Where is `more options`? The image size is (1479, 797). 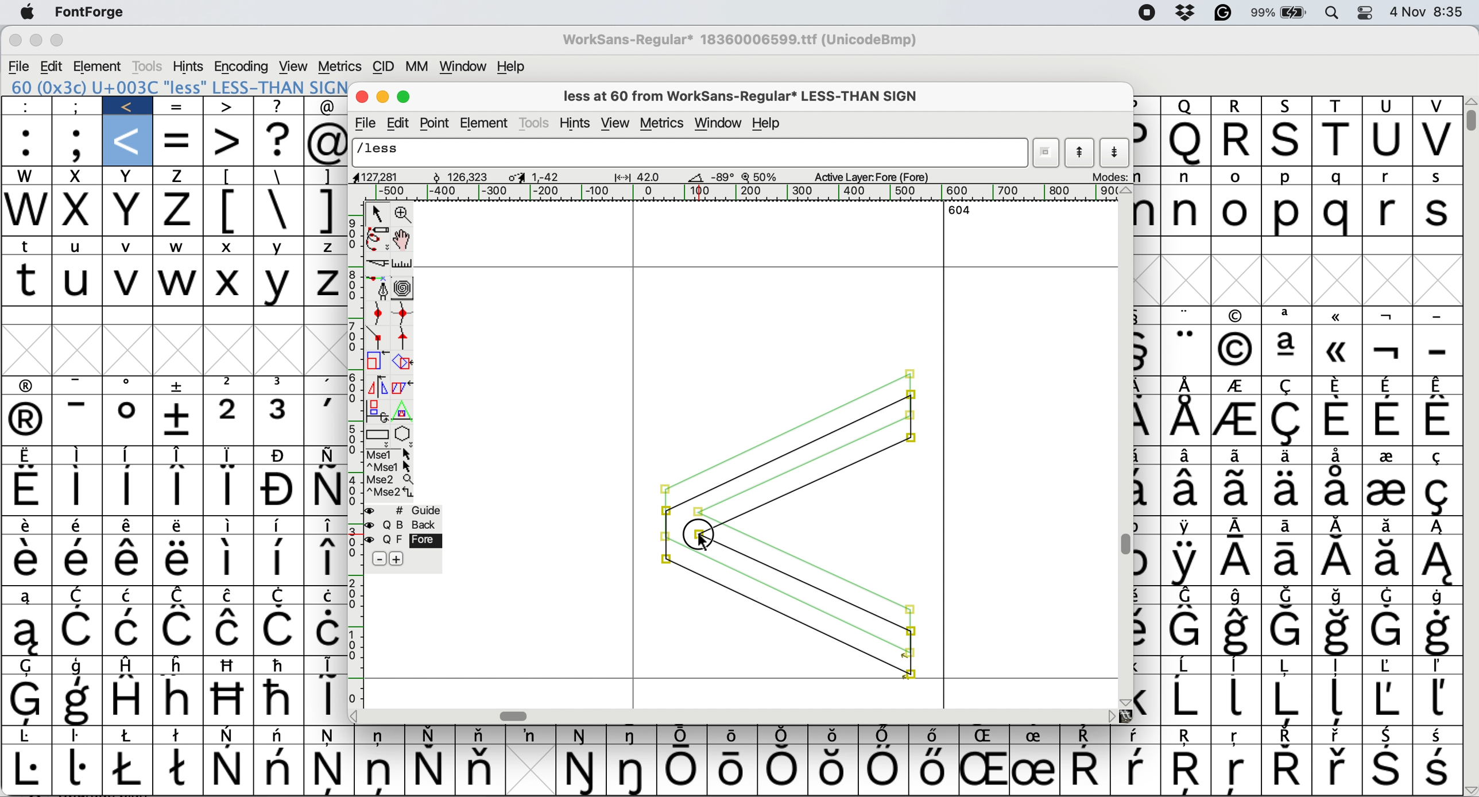
more options is located at coordinates (391, 475).